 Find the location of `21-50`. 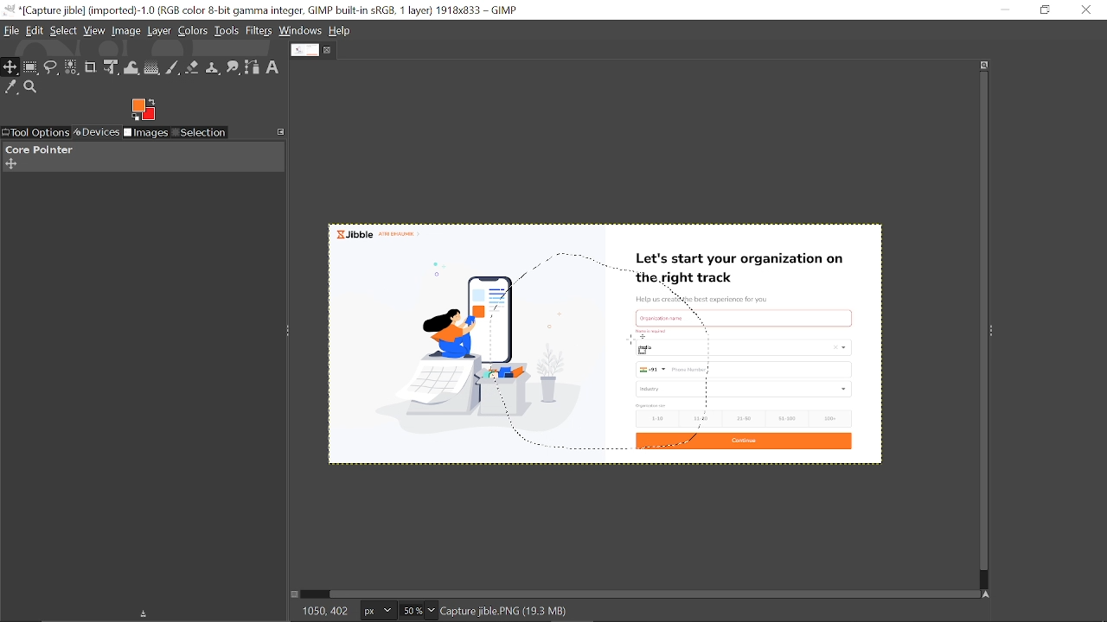

21-50 is located at coordinates (745, 418).